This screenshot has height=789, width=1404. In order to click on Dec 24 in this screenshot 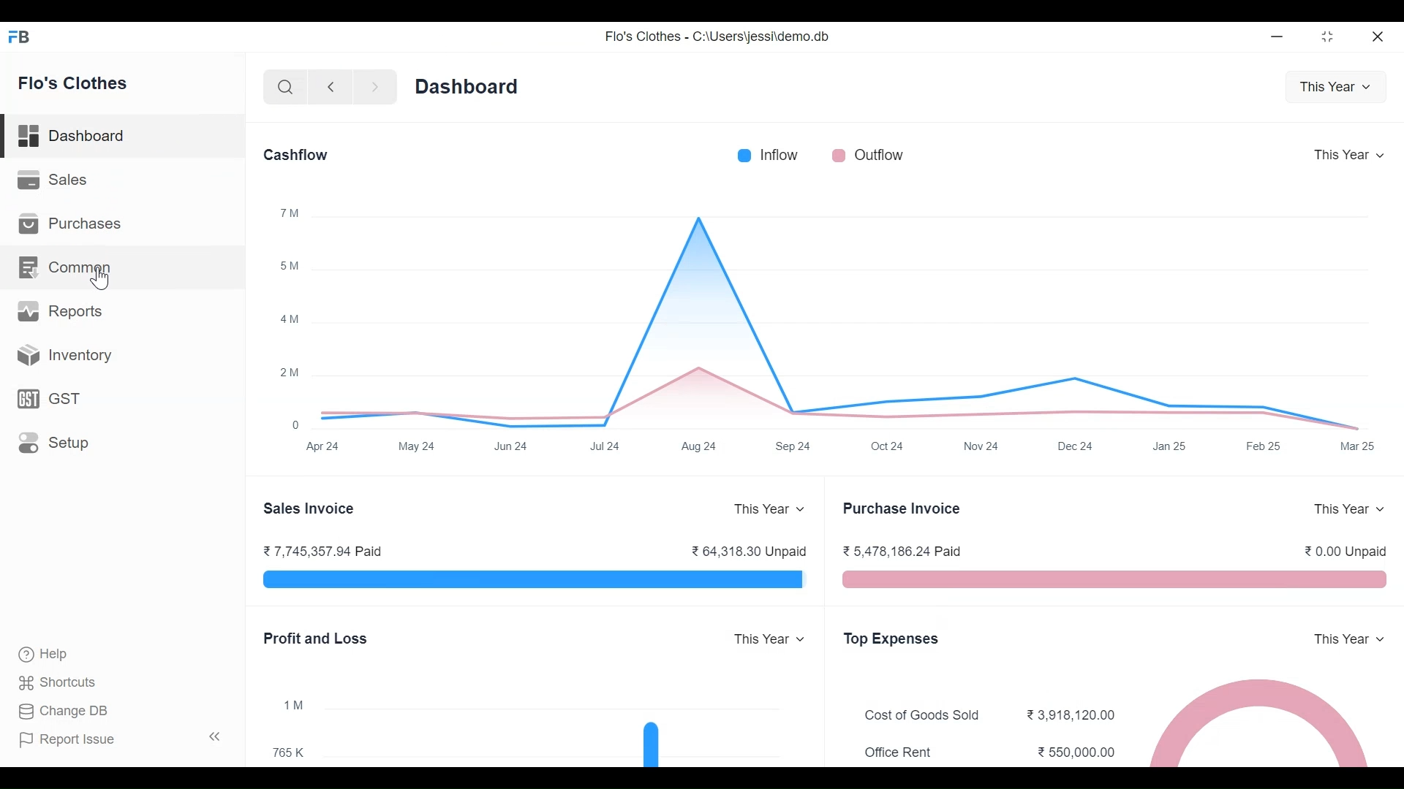, I will do `click(1077, 446)`.